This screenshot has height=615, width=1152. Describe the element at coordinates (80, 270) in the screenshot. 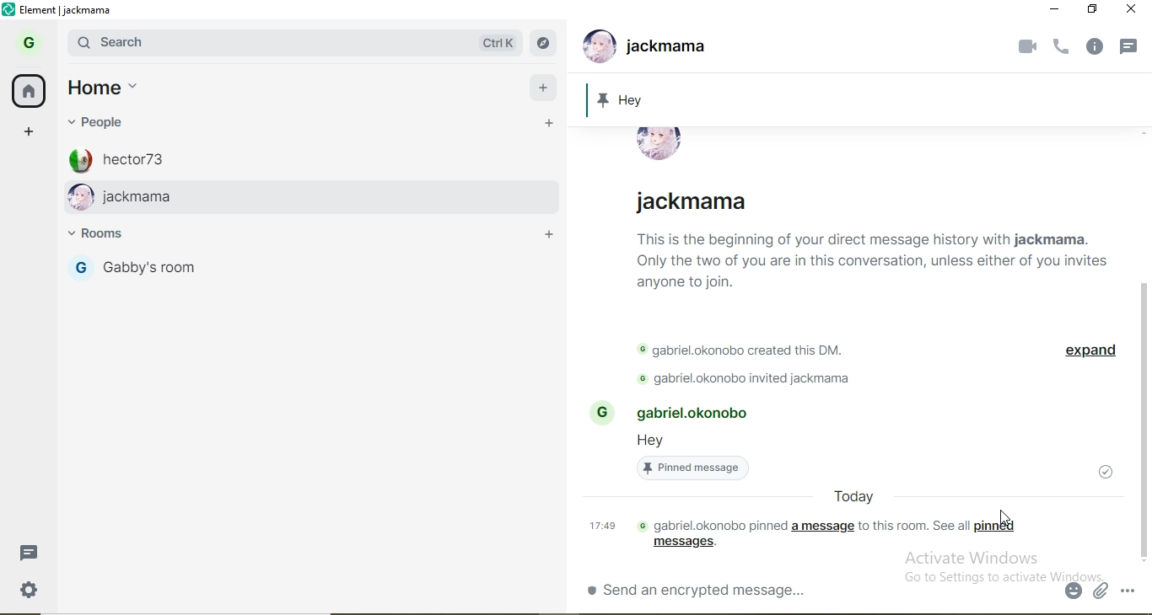

I see `profile` at that location.